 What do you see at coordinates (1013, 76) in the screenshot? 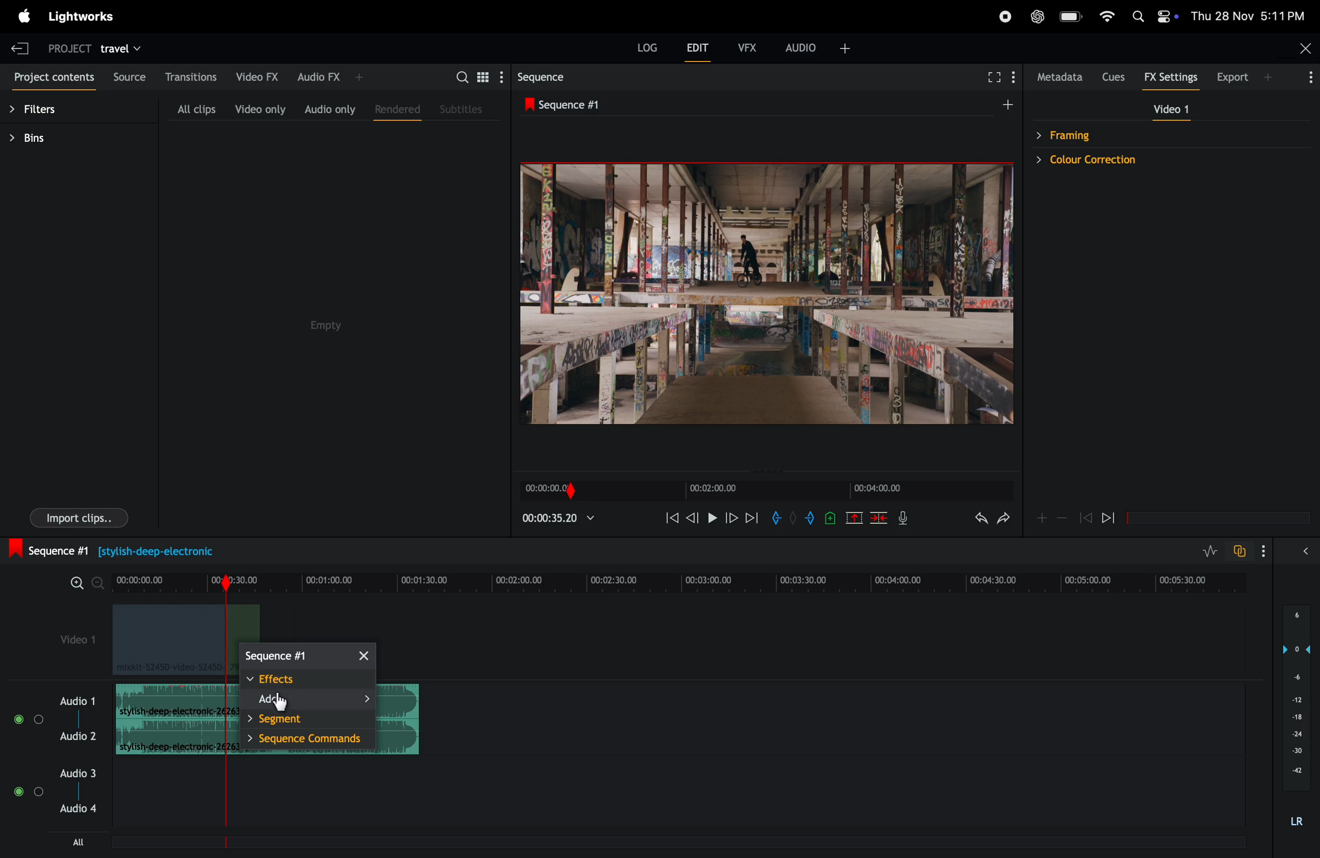
I see `show settings menu` at bounding box center [1013, 76].